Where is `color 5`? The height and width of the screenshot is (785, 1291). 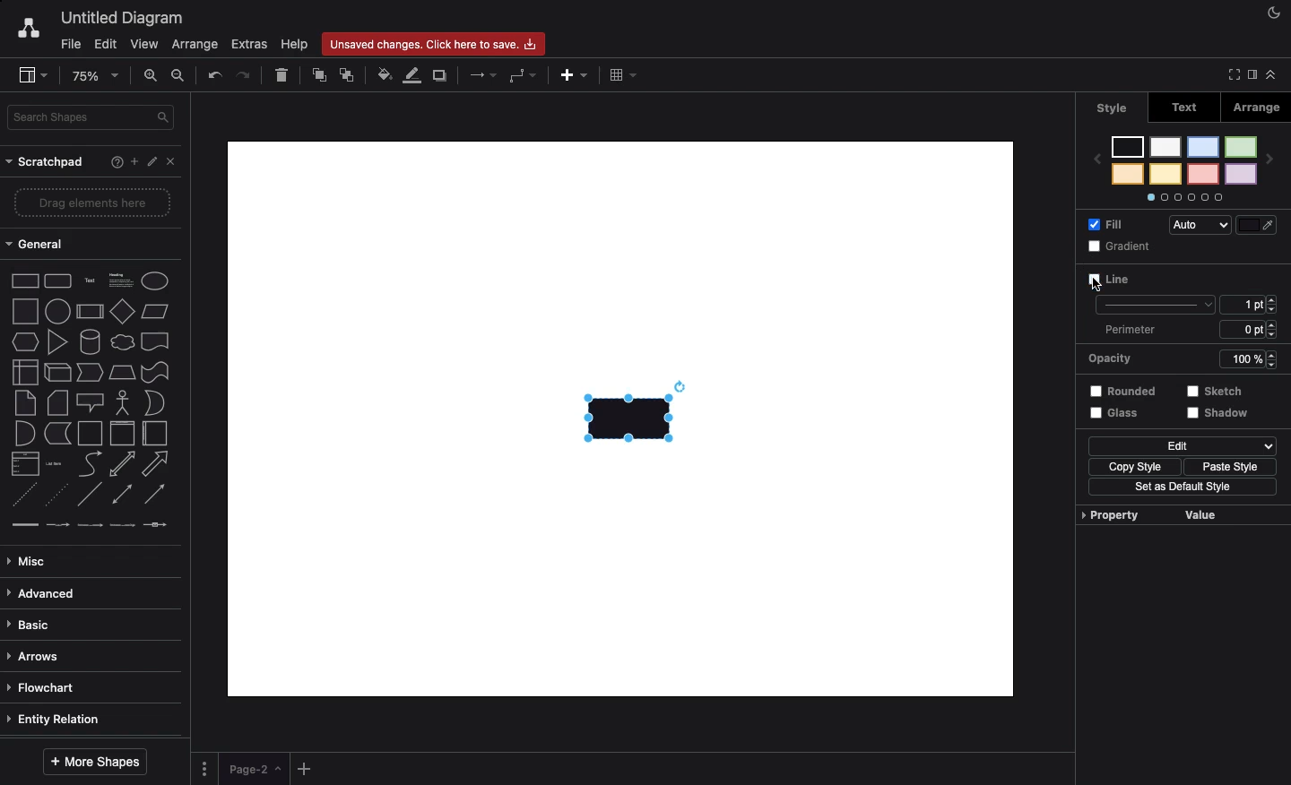
color 5 is located at coordinates (1165, 148).